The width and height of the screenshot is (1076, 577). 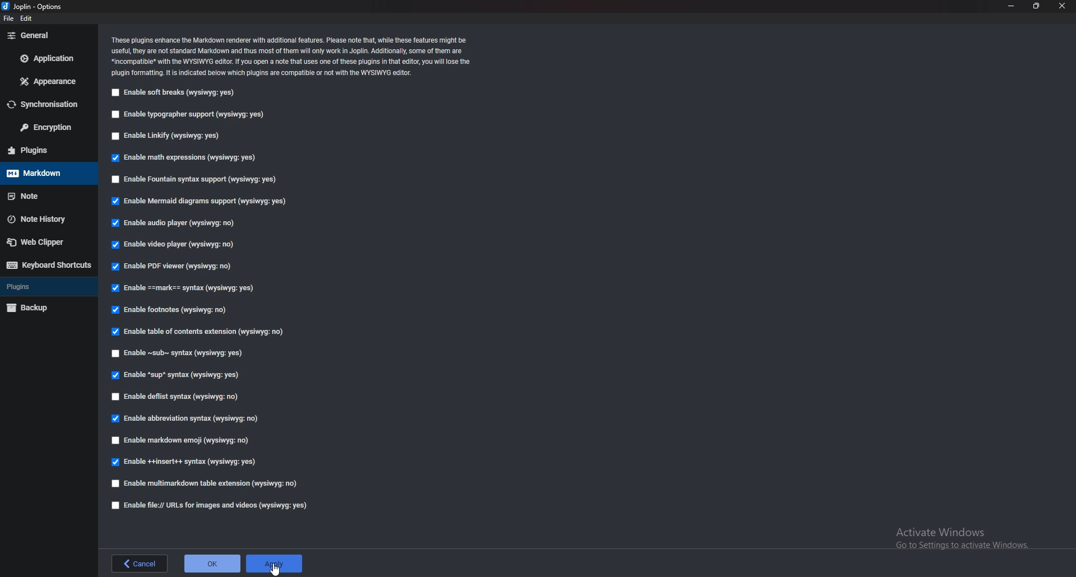 What do you see at coordinates (213, 562) in the screenshot?
I see `o K` at bounding box center [213, 562].